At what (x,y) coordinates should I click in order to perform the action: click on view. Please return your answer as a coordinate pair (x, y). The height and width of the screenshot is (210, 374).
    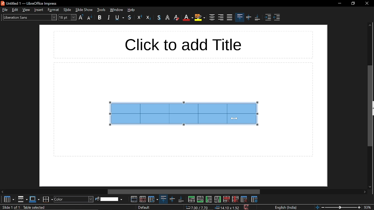
    Looking at the image, I should click on (27, 10).